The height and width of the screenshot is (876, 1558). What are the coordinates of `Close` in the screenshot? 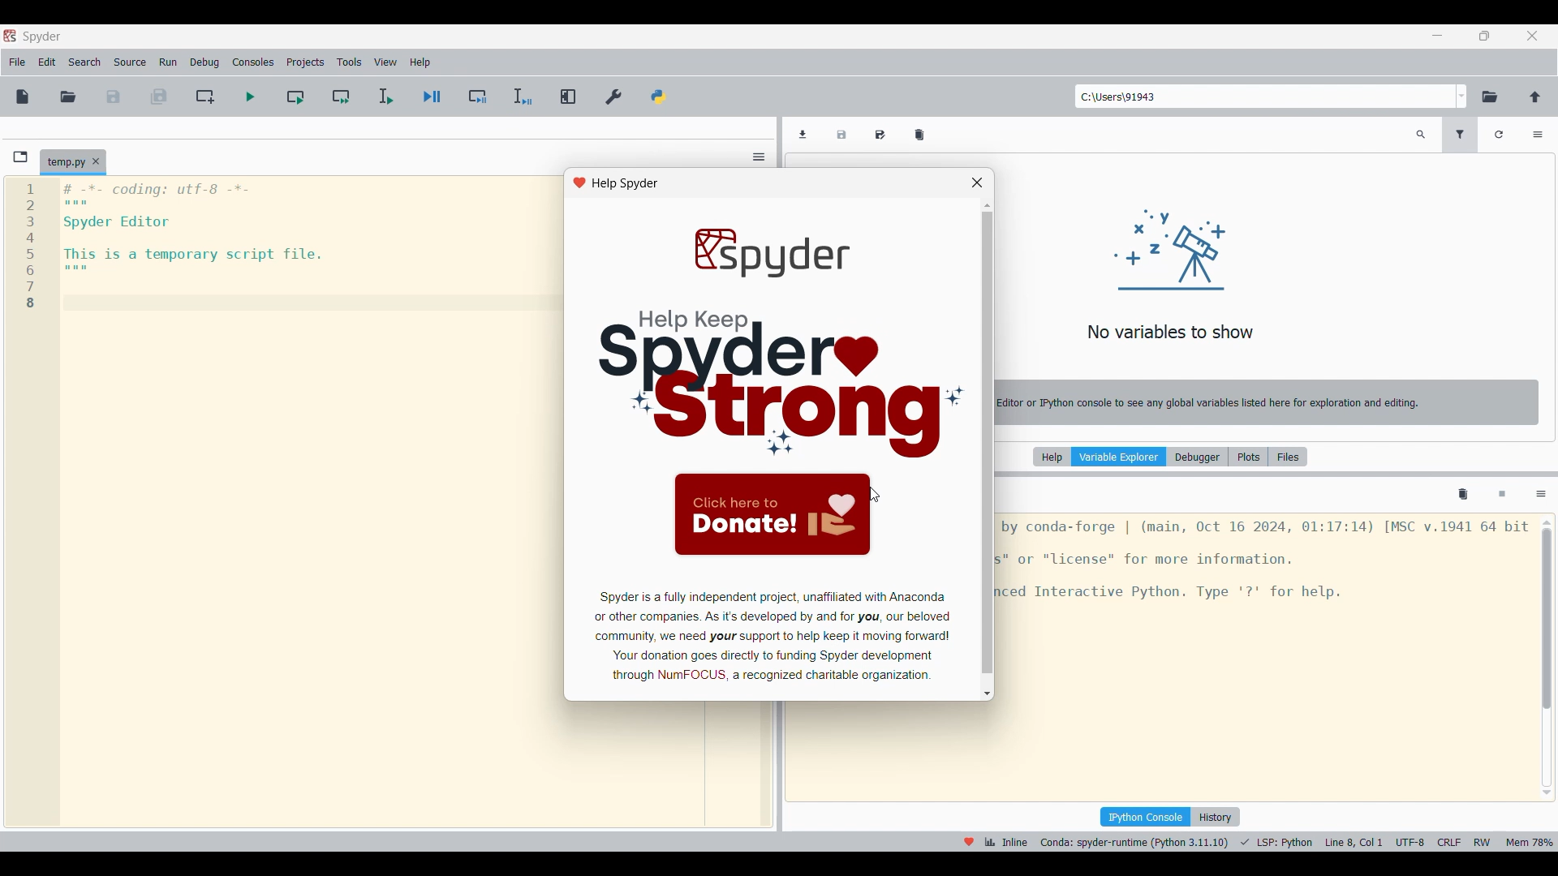 It's located at (97, 161).